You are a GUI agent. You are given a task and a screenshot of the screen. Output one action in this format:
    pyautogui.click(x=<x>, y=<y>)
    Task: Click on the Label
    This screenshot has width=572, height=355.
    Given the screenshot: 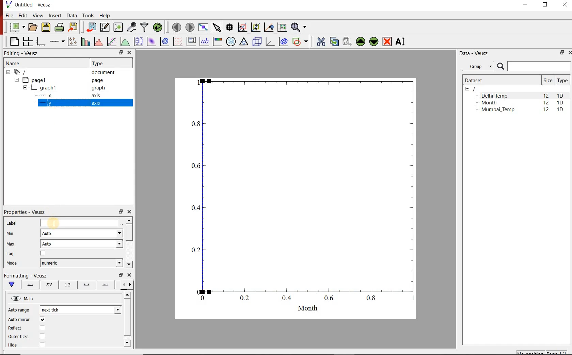 What is the action you would take?
    pyautogui.click(x=11, y=223)
    